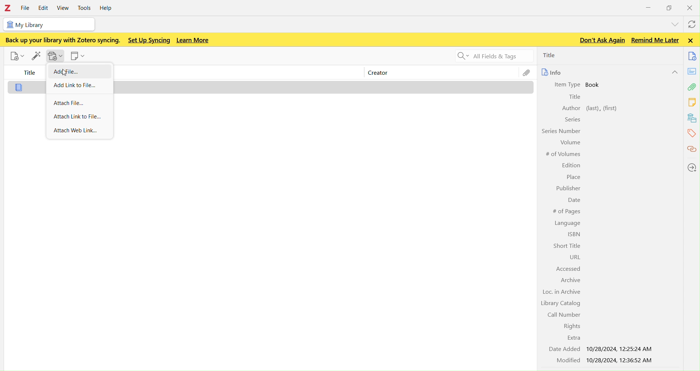  What do you see at coordinates (562, 292) in the screenshot?
I see `Loc. in Archive` at bounding box center [562, 292].